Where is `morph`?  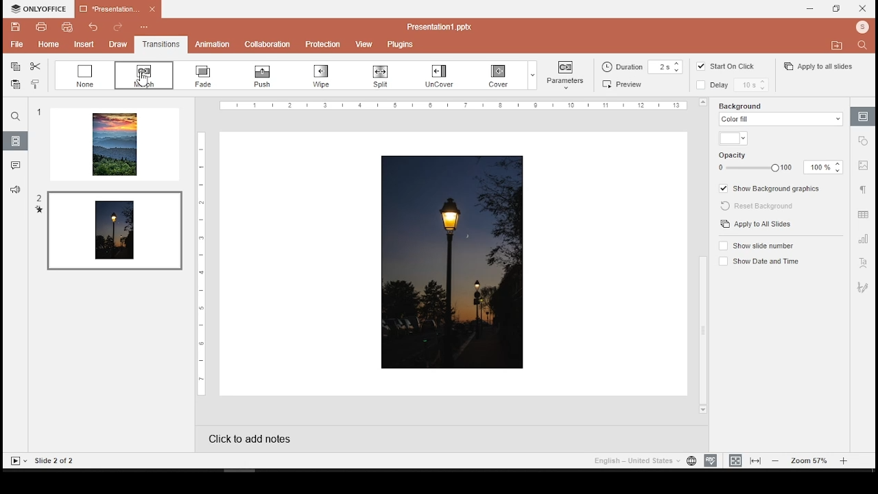 morph is located at coordinates (142, 76).